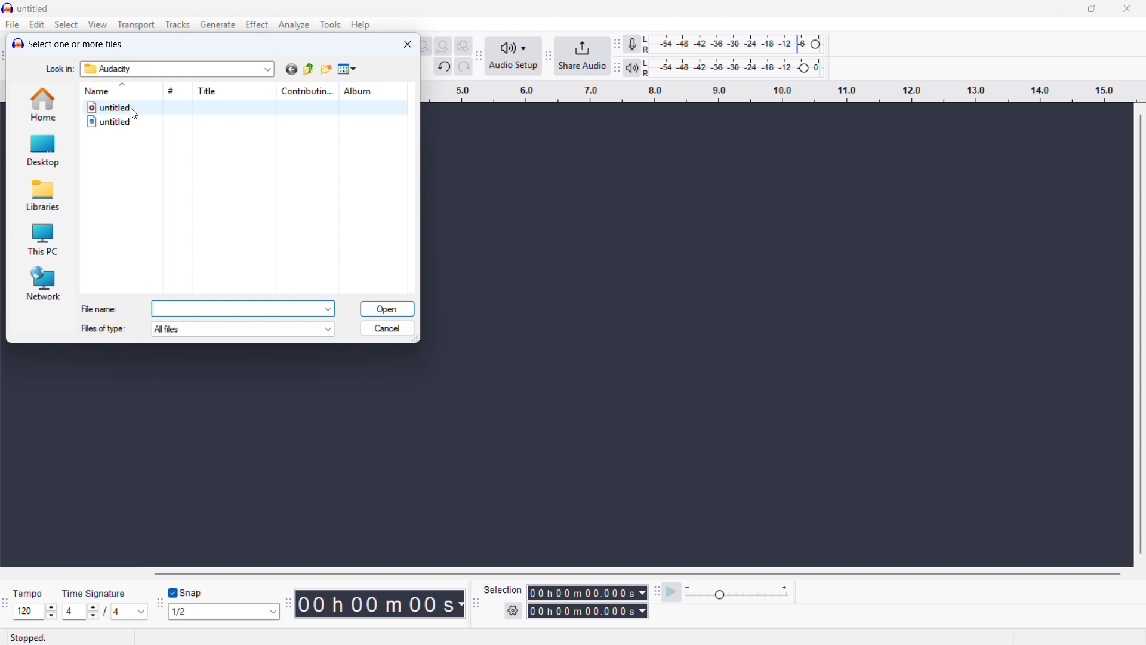  What do you see at coordinates (513, 610) in the screenshot?
I see `Selection settings ` at bounding box center [513, 610].